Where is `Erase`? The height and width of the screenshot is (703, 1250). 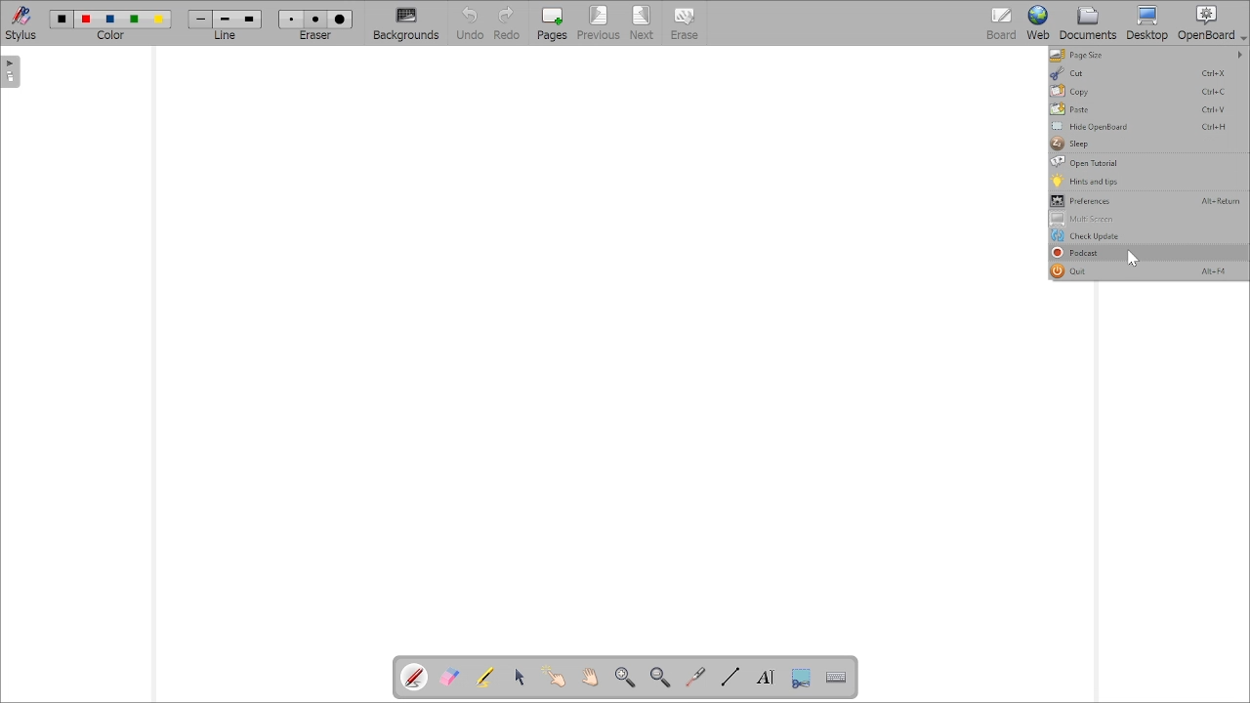 Erase is located at coordinates (692, 23).